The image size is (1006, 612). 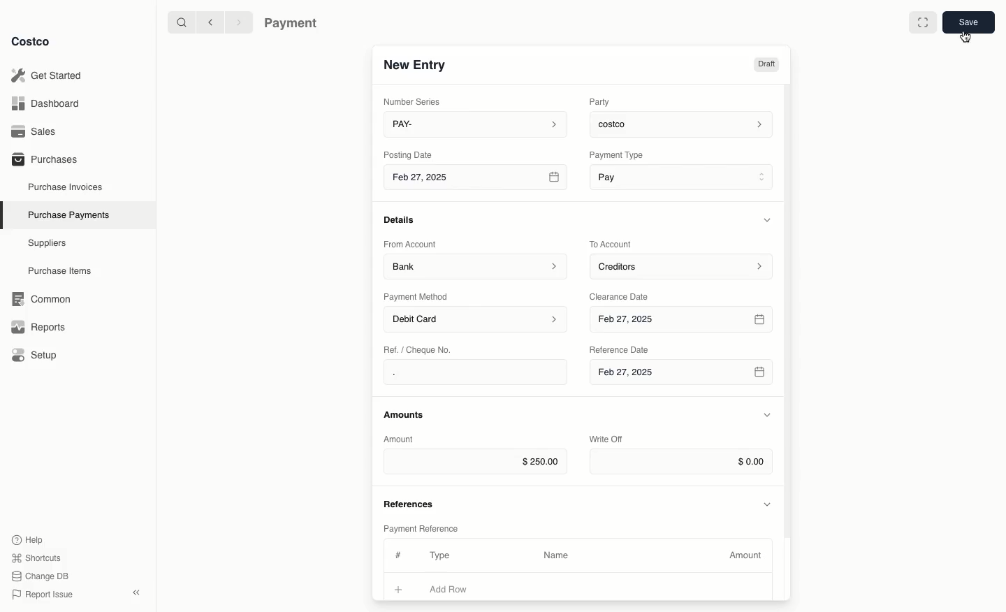 What do you see at coordinates (476, 124) in the screenshot?
I see `PAY-` at bounding box center [476, 124].